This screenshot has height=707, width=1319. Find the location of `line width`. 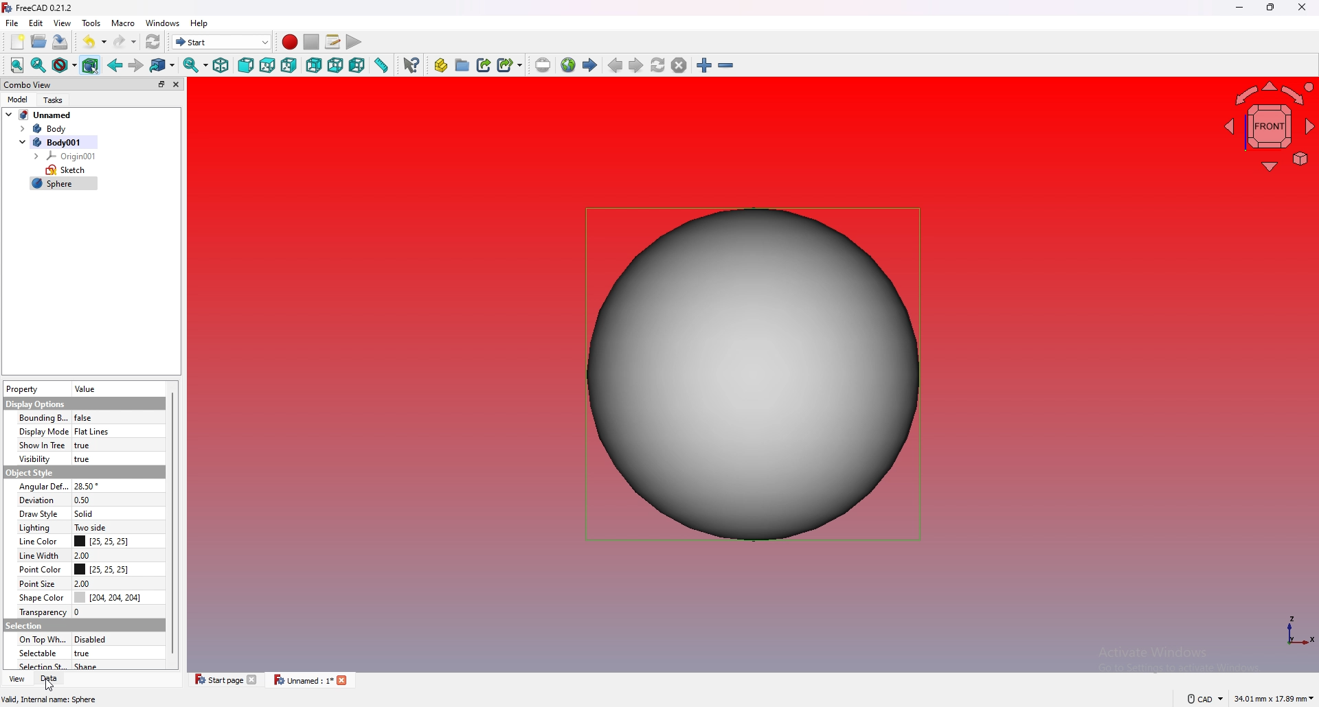

line width is located at coordinates (82, 555).